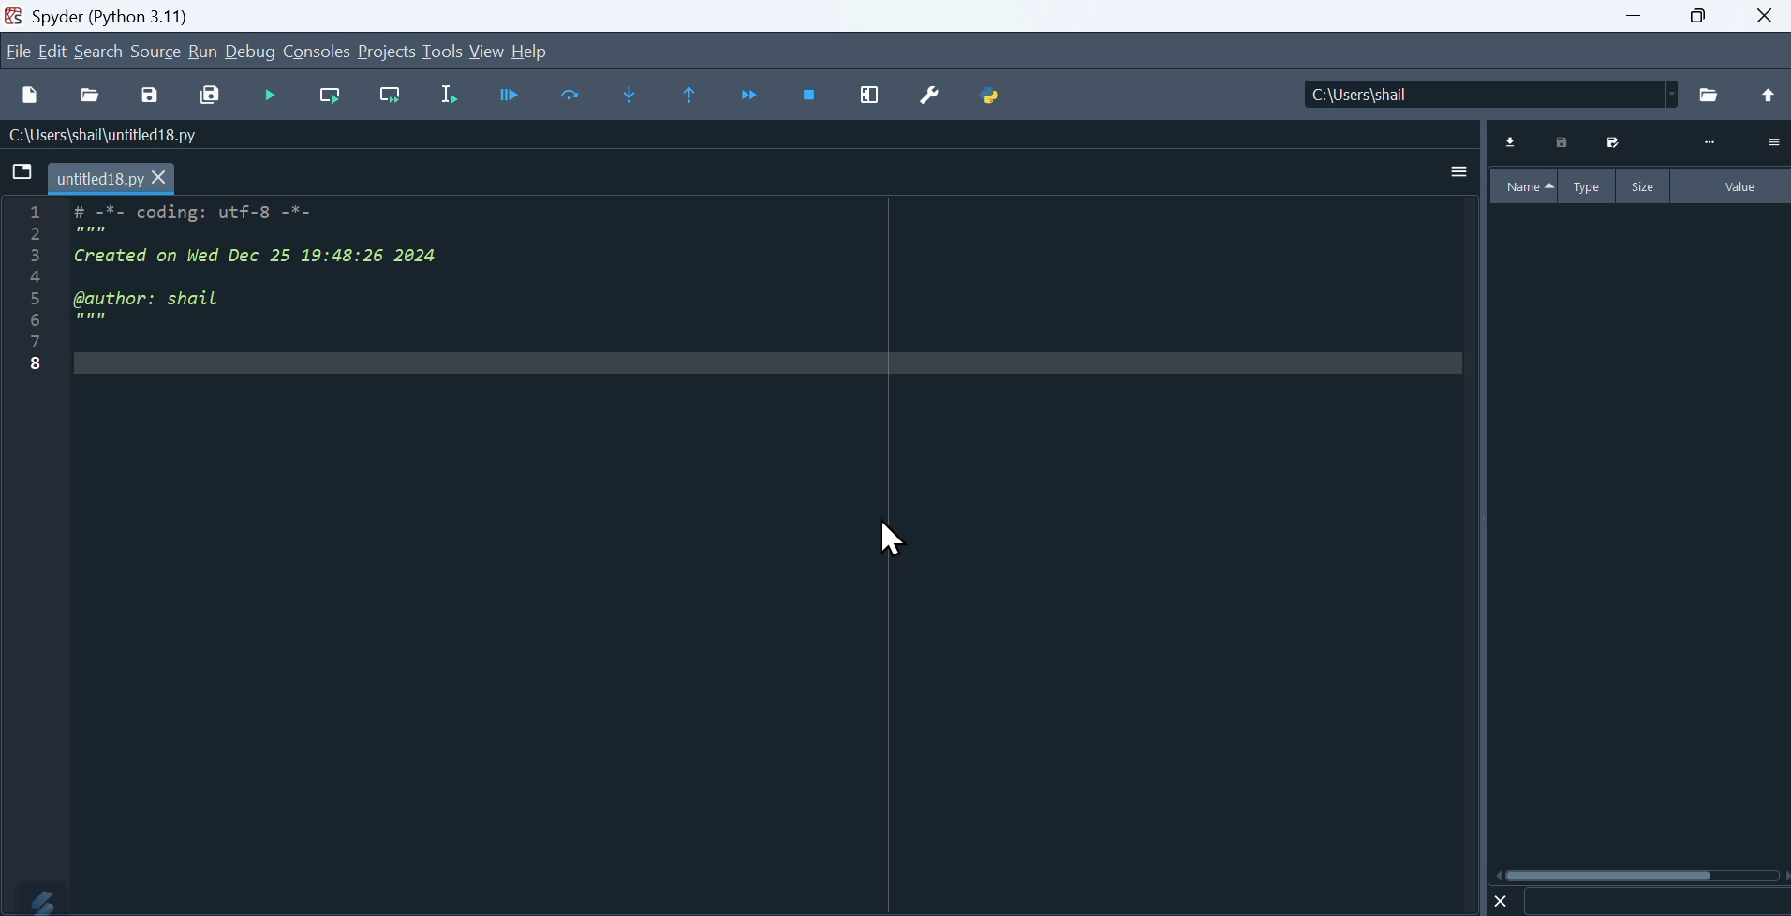 The image size is (1791, 916). I want to click on Run cell, so click(268, 96).